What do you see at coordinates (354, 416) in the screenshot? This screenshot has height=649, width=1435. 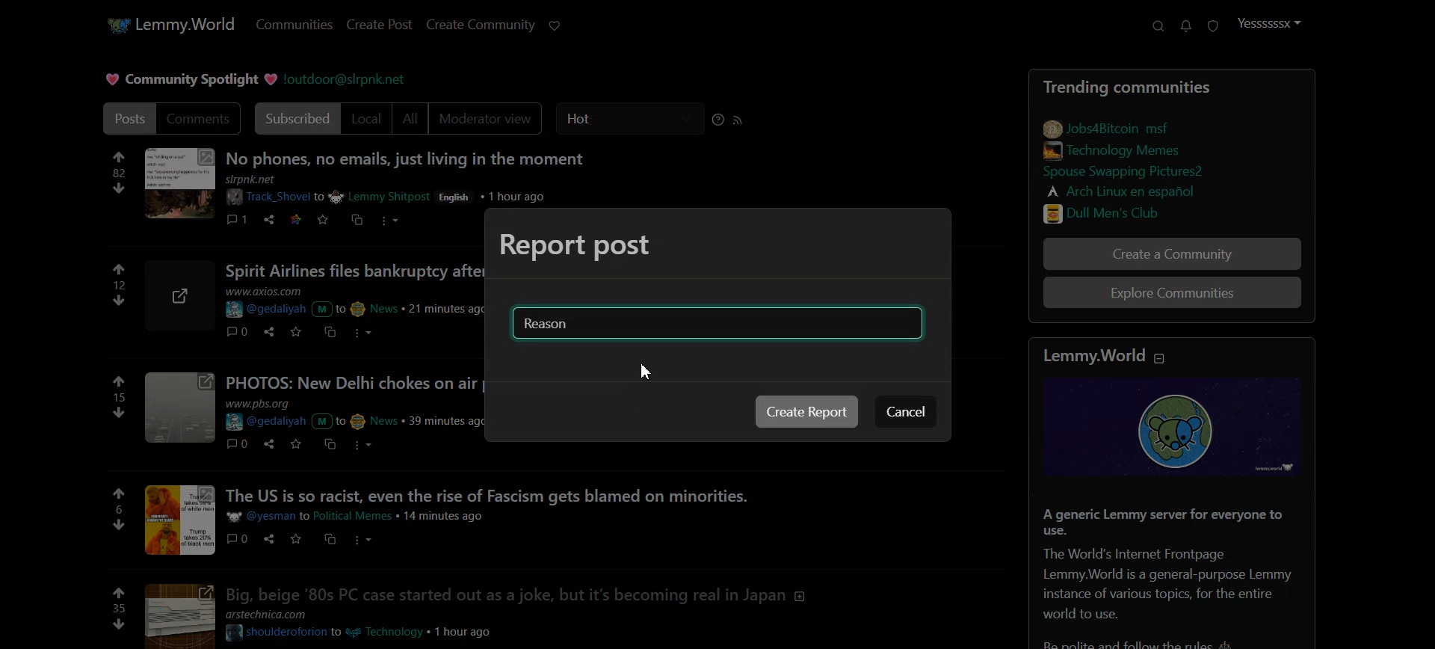 I see `post details` at bounding box center [354, 416].